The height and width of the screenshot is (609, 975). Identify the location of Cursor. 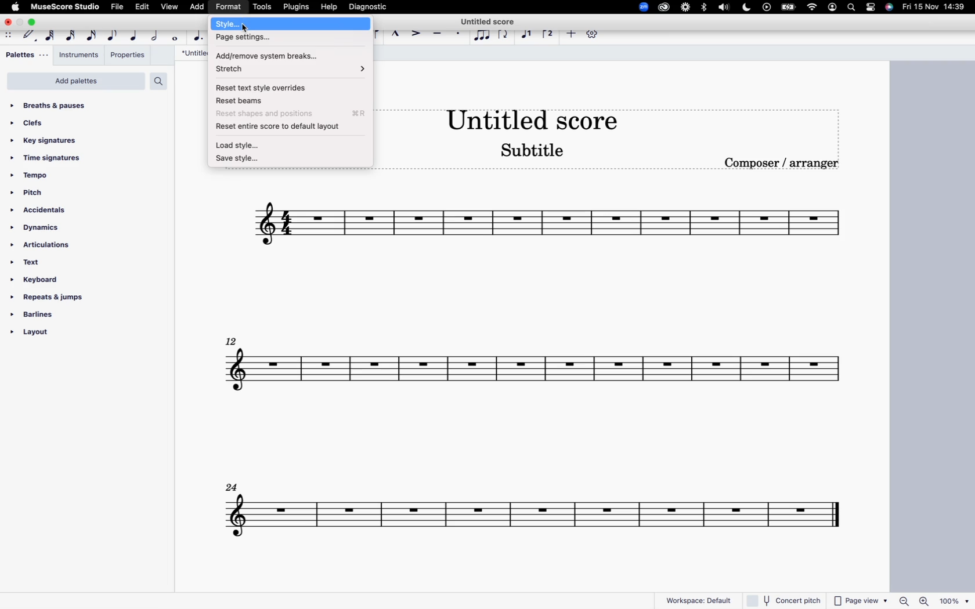
(245, 28).